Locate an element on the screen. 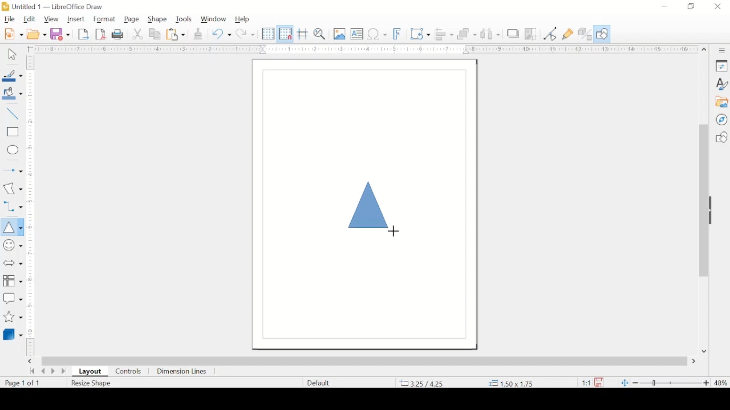 This screenshot has height=410, width=730. transformations is located at coordinates (420, 33).